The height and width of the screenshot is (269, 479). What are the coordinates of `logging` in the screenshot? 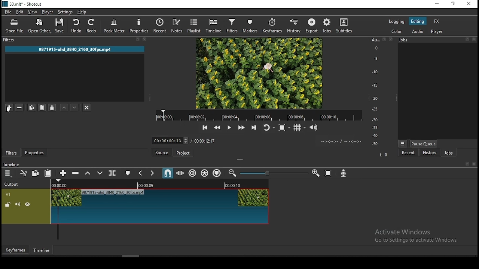 It's located at (396, 22).